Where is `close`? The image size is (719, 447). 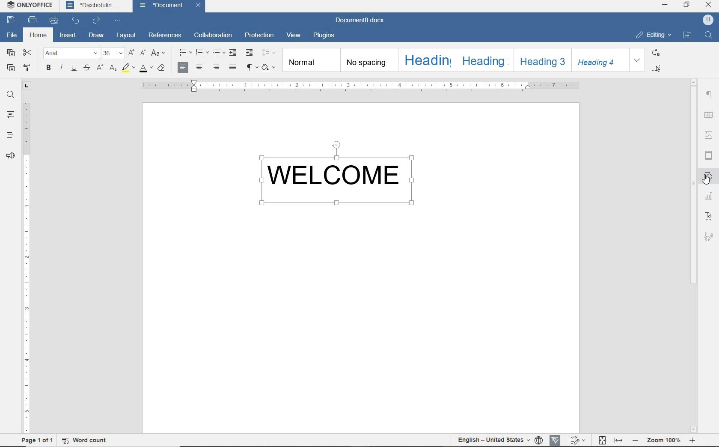 close is located at coordinates (200, 5).